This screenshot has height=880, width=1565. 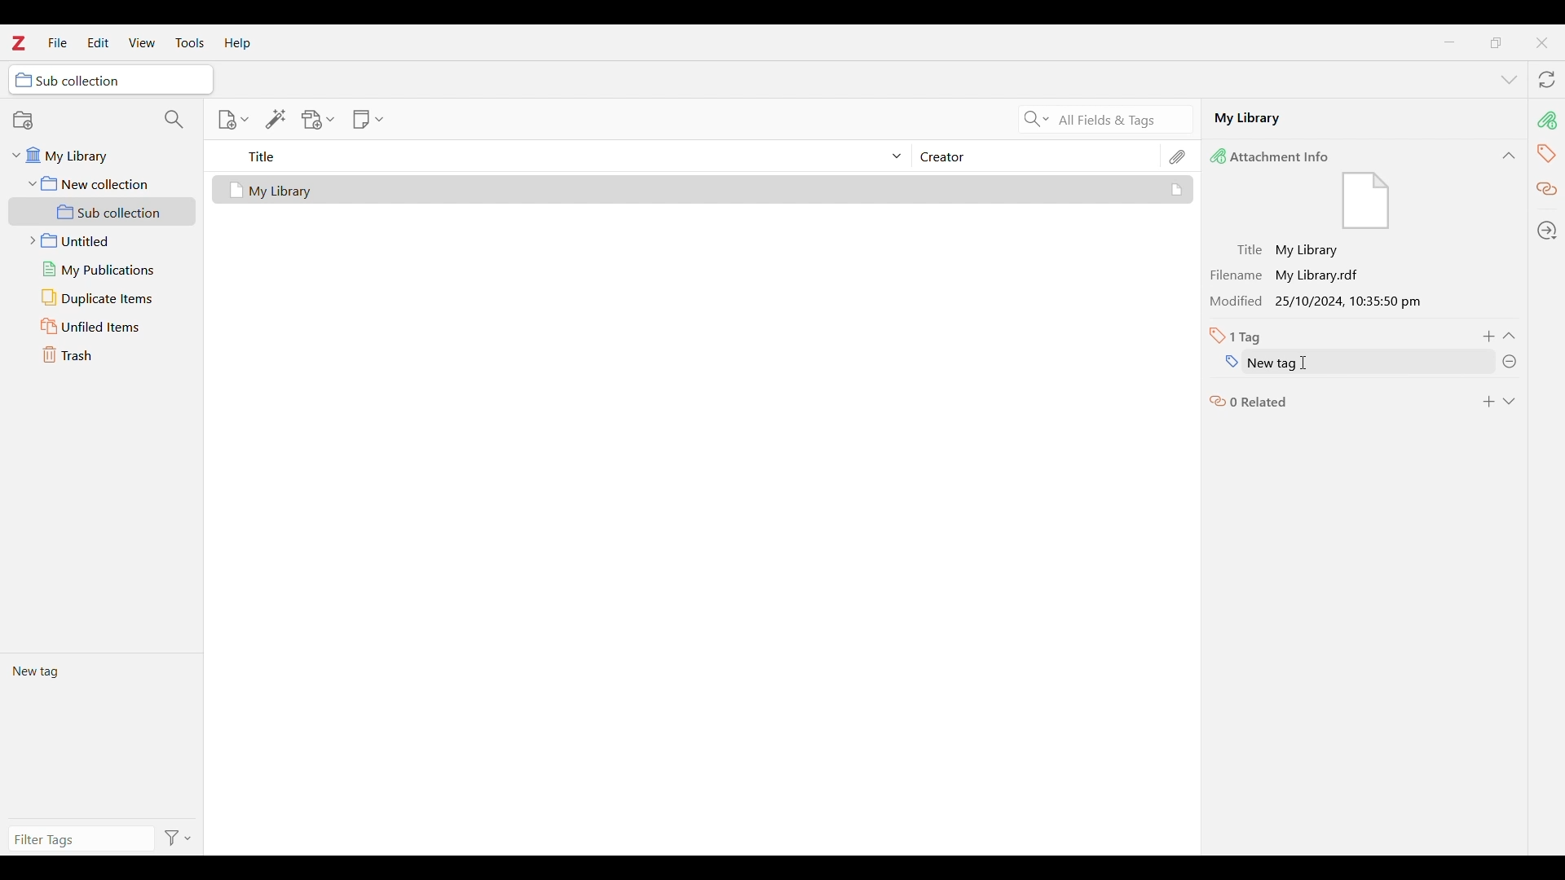 I want to click on Related, so click(x=1548, y=190).